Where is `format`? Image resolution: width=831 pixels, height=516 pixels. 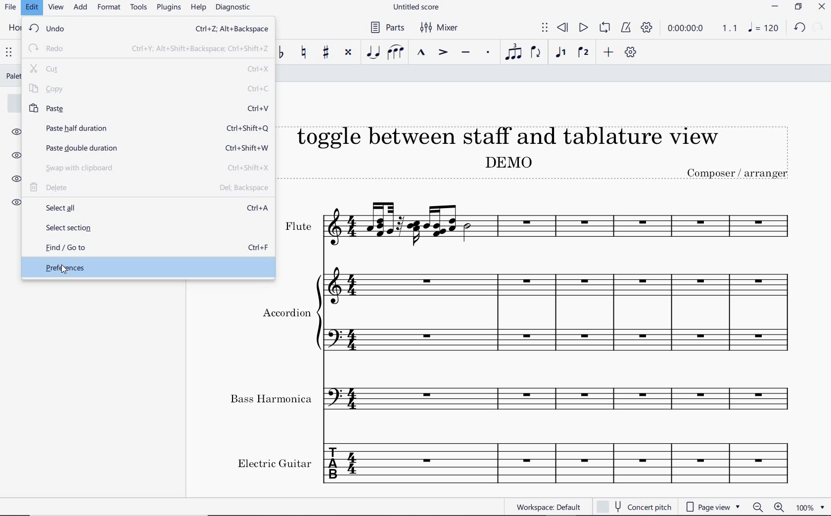
format is located at coordinates (110, 8).